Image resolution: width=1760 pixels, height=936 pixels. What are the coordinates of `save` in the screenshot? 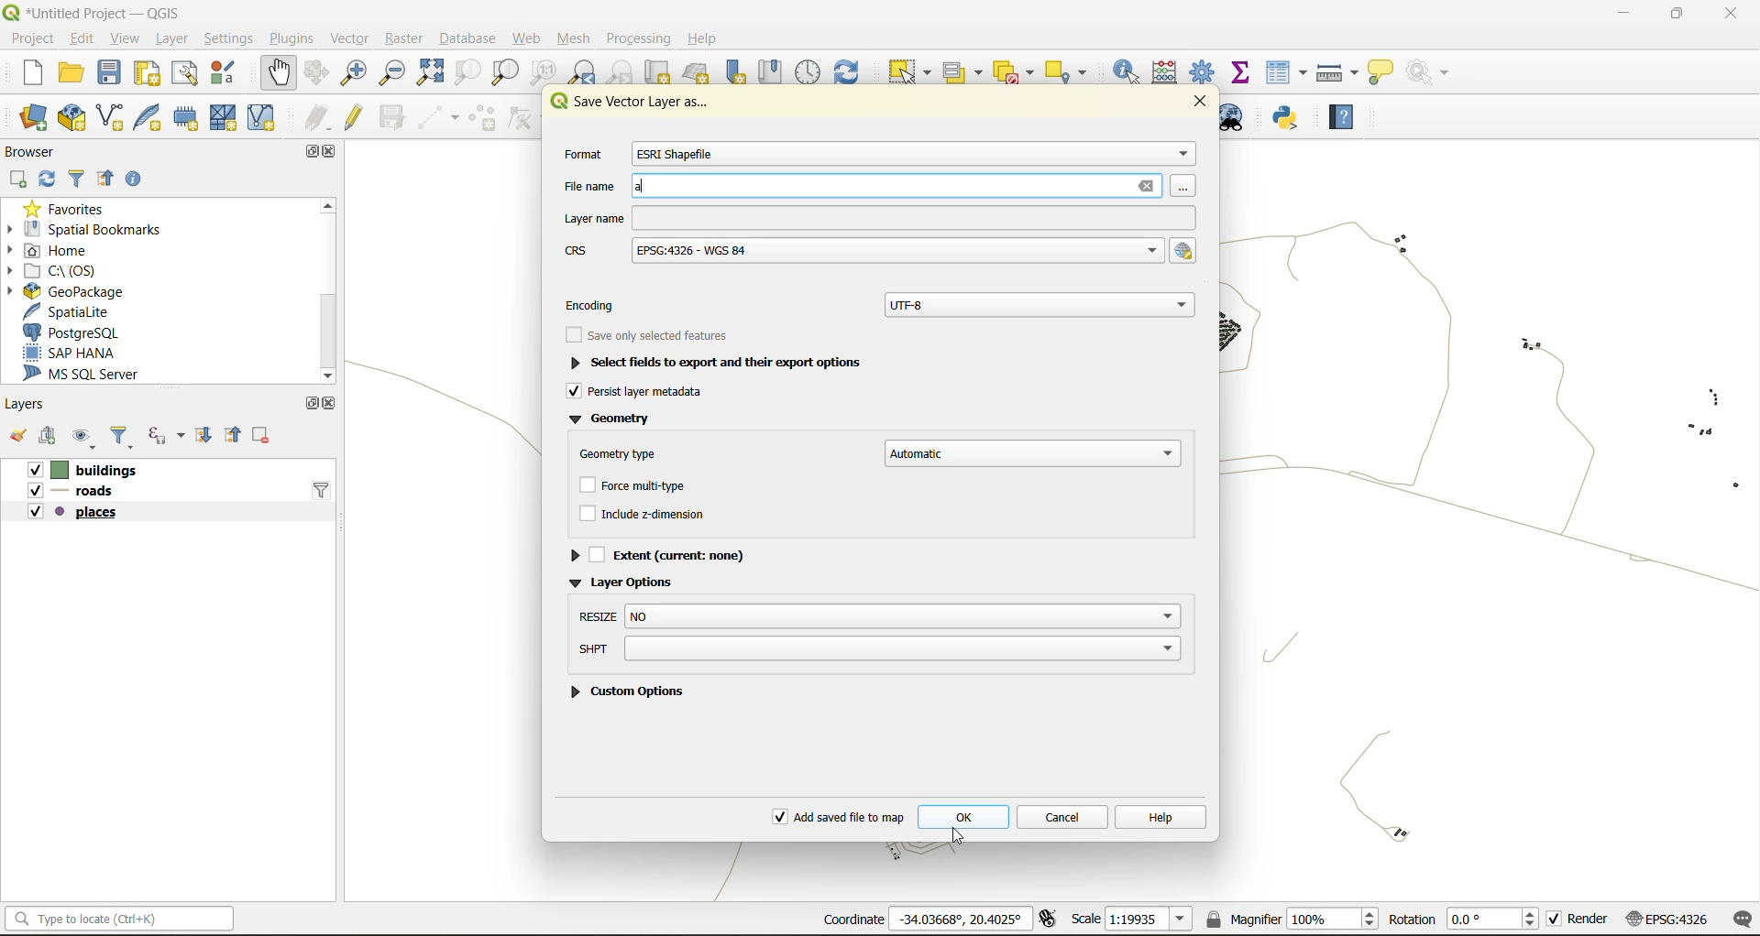 It's located at (109, 71).